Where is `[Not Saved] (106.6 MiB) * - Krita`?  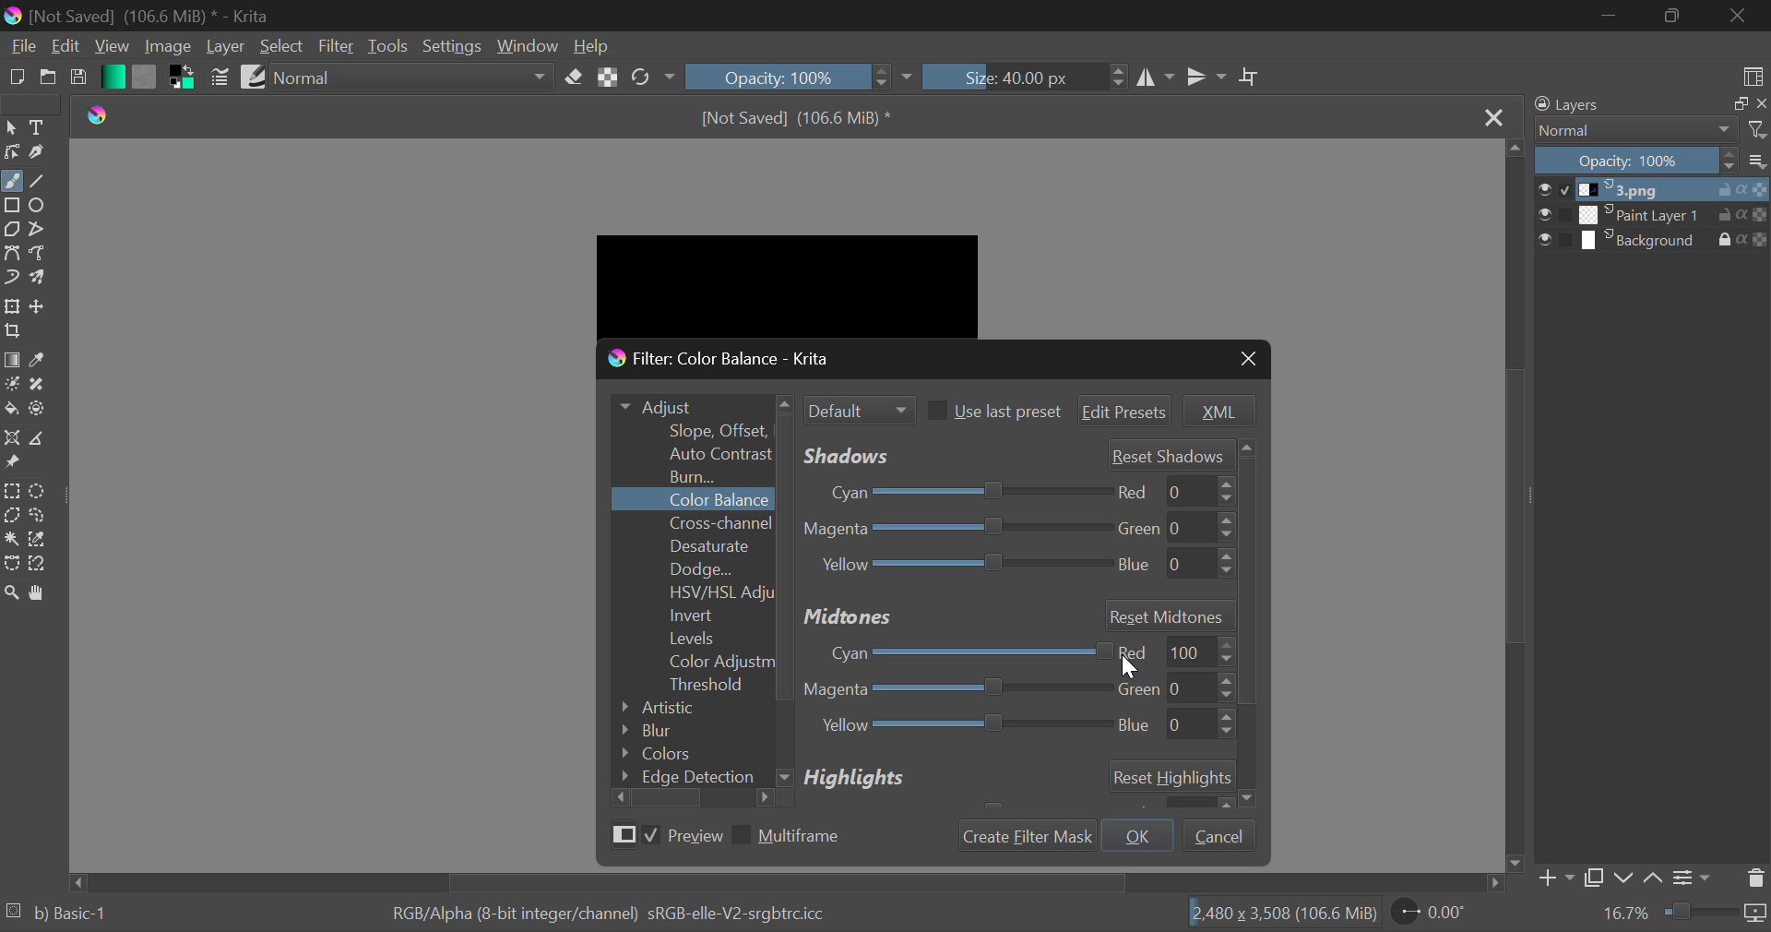 [Not Saved] (106.6 MiB) * - Krita is located at coordinates (168, 13).